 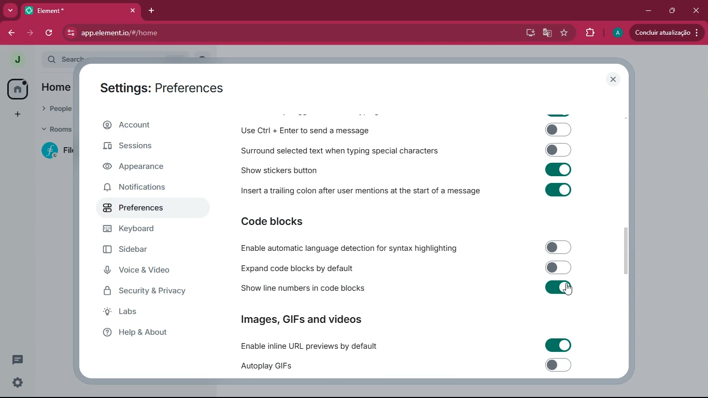 I want to click on close, so click(x=614, y=80).